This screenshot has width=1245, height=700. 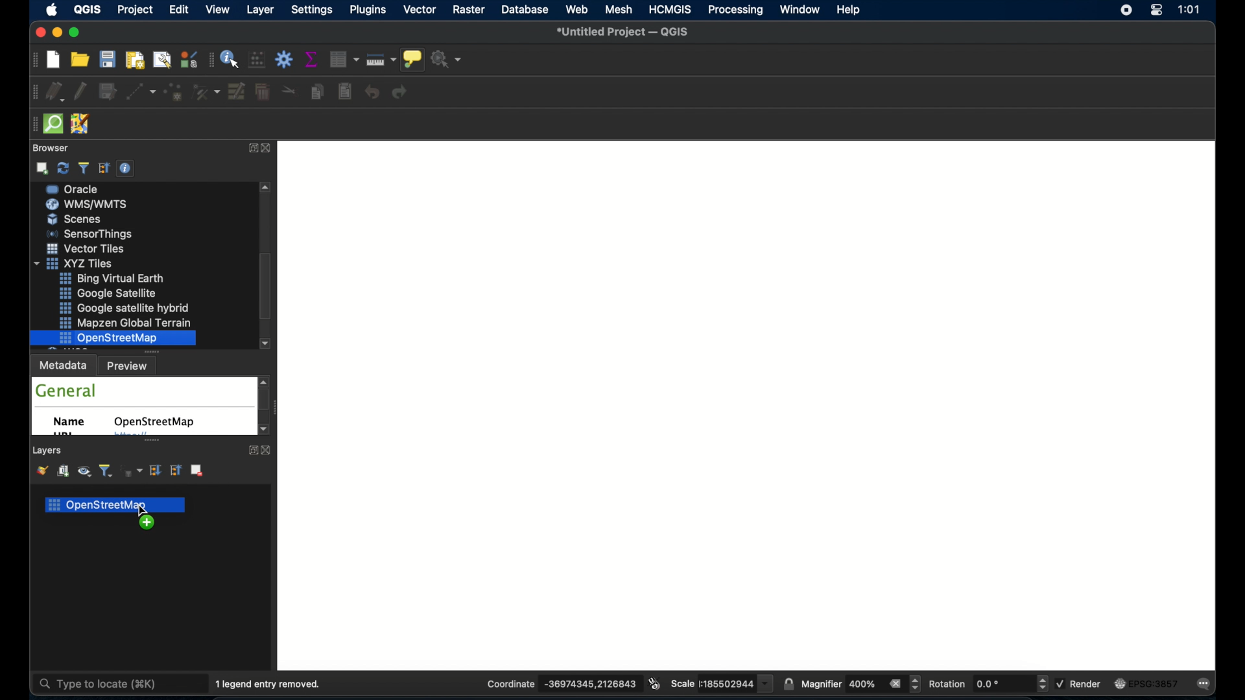 I want to click on mesh, so click(x=619, y=10).